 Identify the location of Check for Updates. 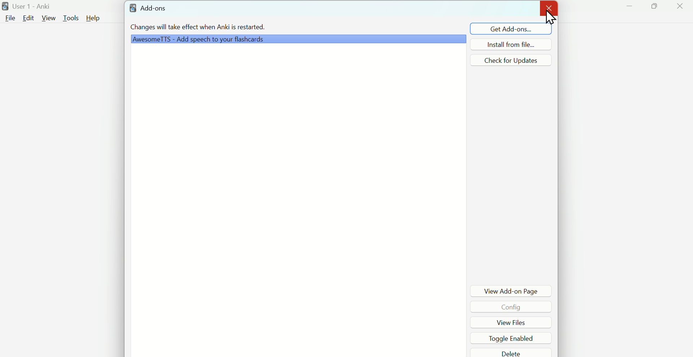
(515, 60).